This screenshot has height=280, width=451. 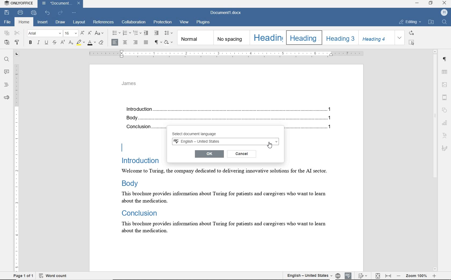 What do you see at coordinates (444, 148) in the screenshot?
I see `signature` at bounding box center [444, 148].